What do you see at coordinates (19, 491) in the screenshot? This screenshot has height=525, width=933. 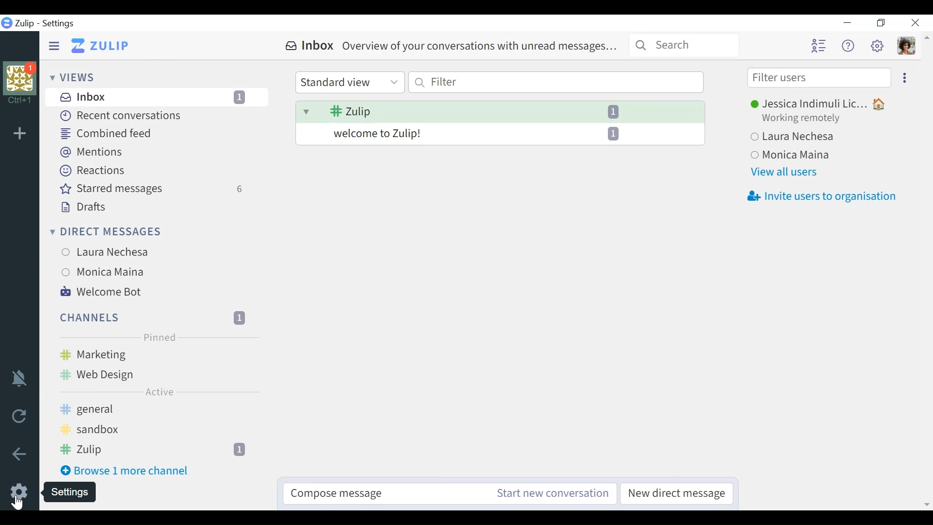 I see `Settings` at bounding box center [19, 491].